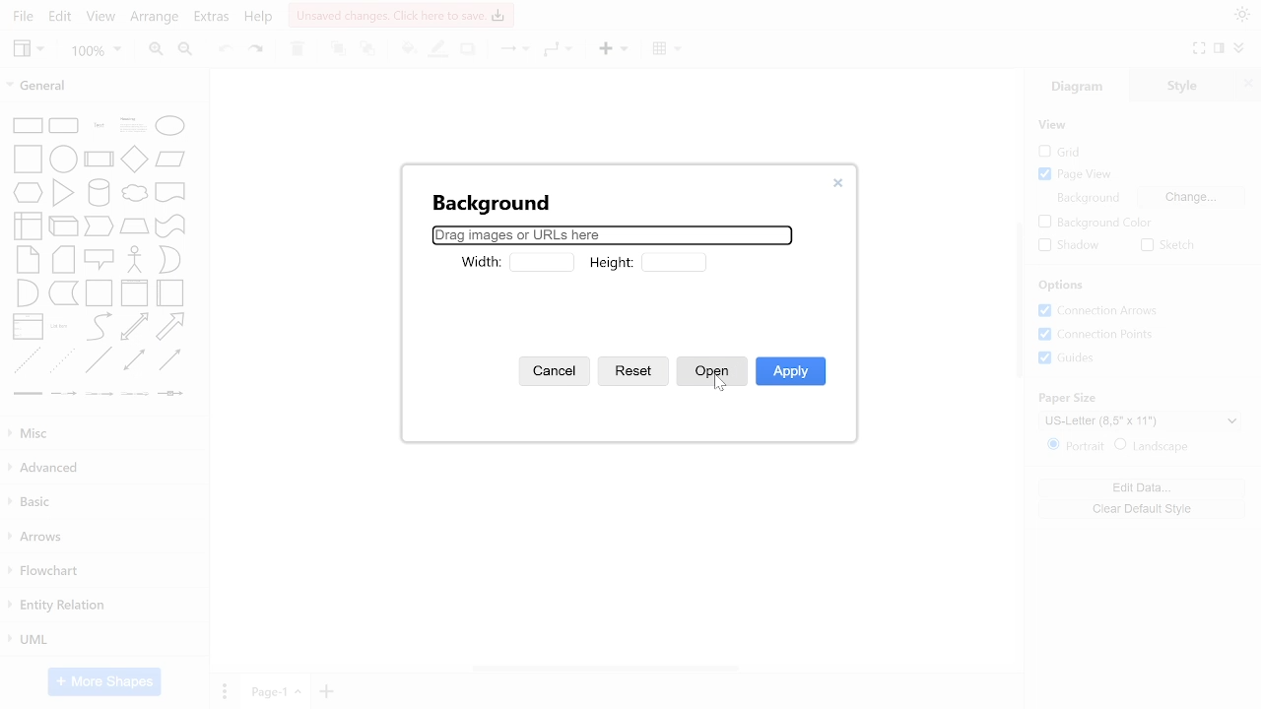  What do you see at coordinates (325, 692) in the screenshot?
I see `add page` at bounding box center [325, 692].